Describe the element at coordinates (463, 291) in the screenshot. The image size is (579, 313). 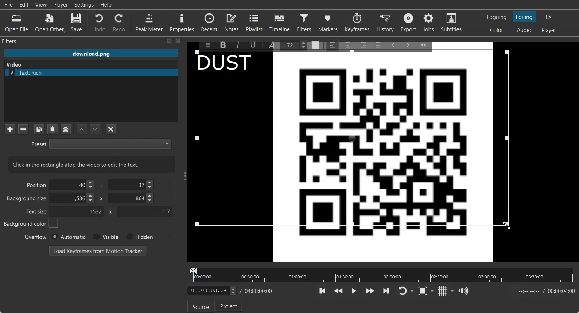
I see `Show the volume control` at that location.